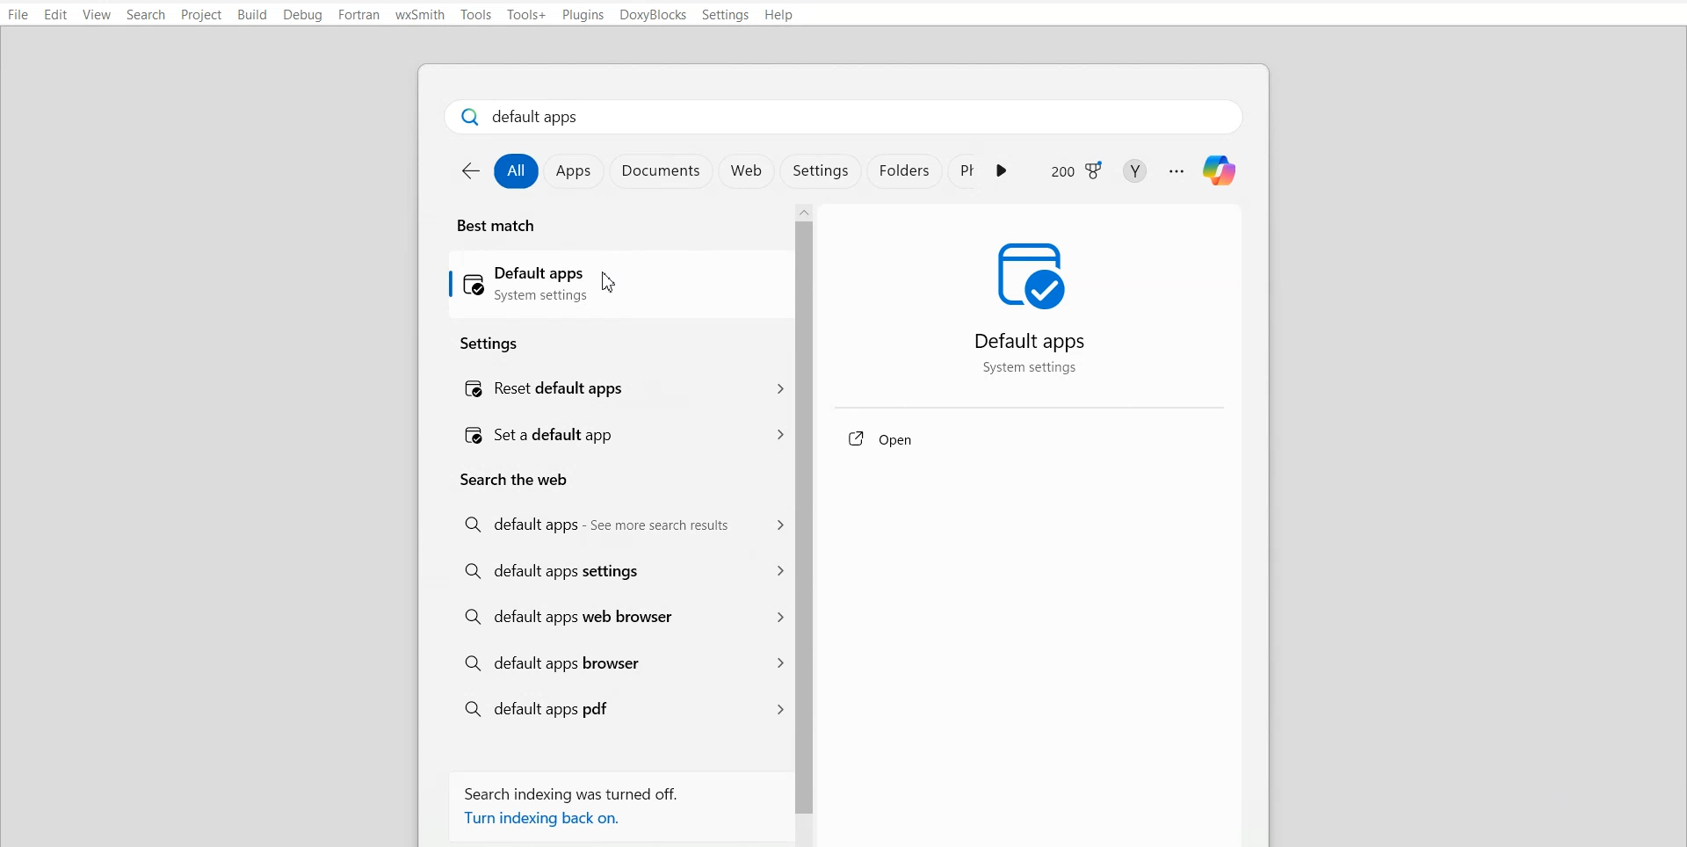 Image resolution: width=1687 pixels, height=847 pixels. I want to click on Text, so click(524, 118).